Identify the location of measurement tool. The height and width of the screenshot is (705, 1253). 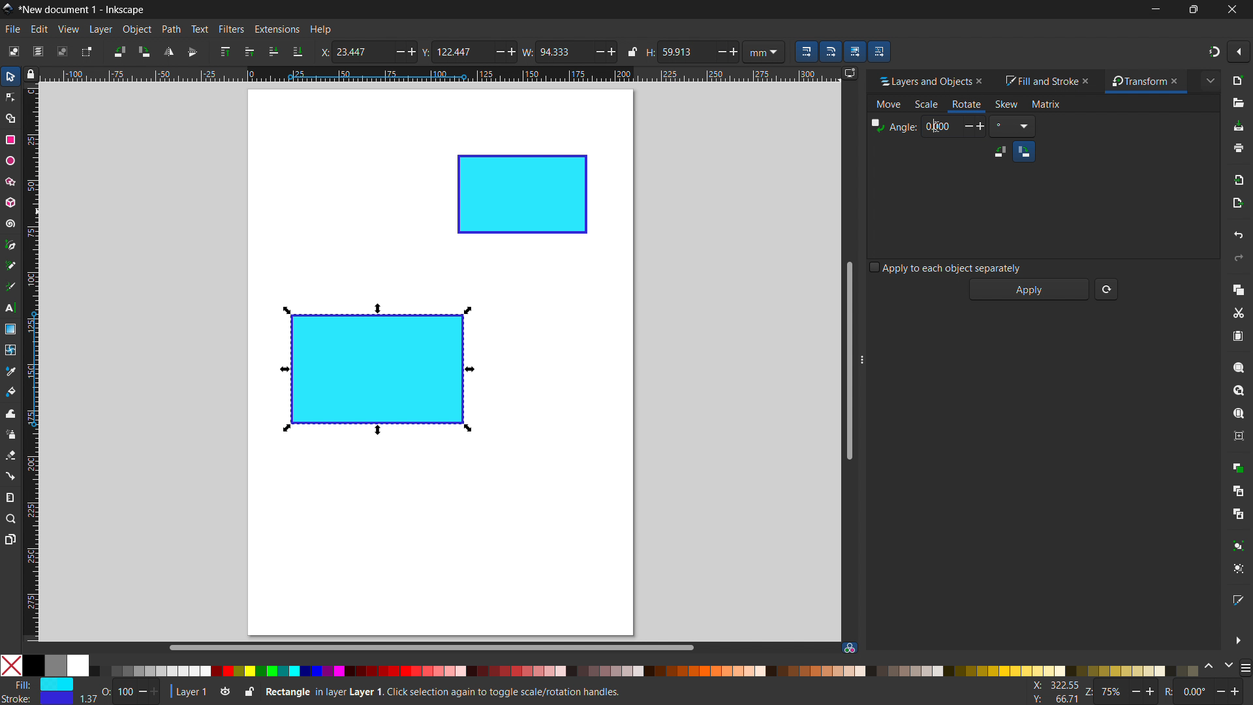
(11, 497).